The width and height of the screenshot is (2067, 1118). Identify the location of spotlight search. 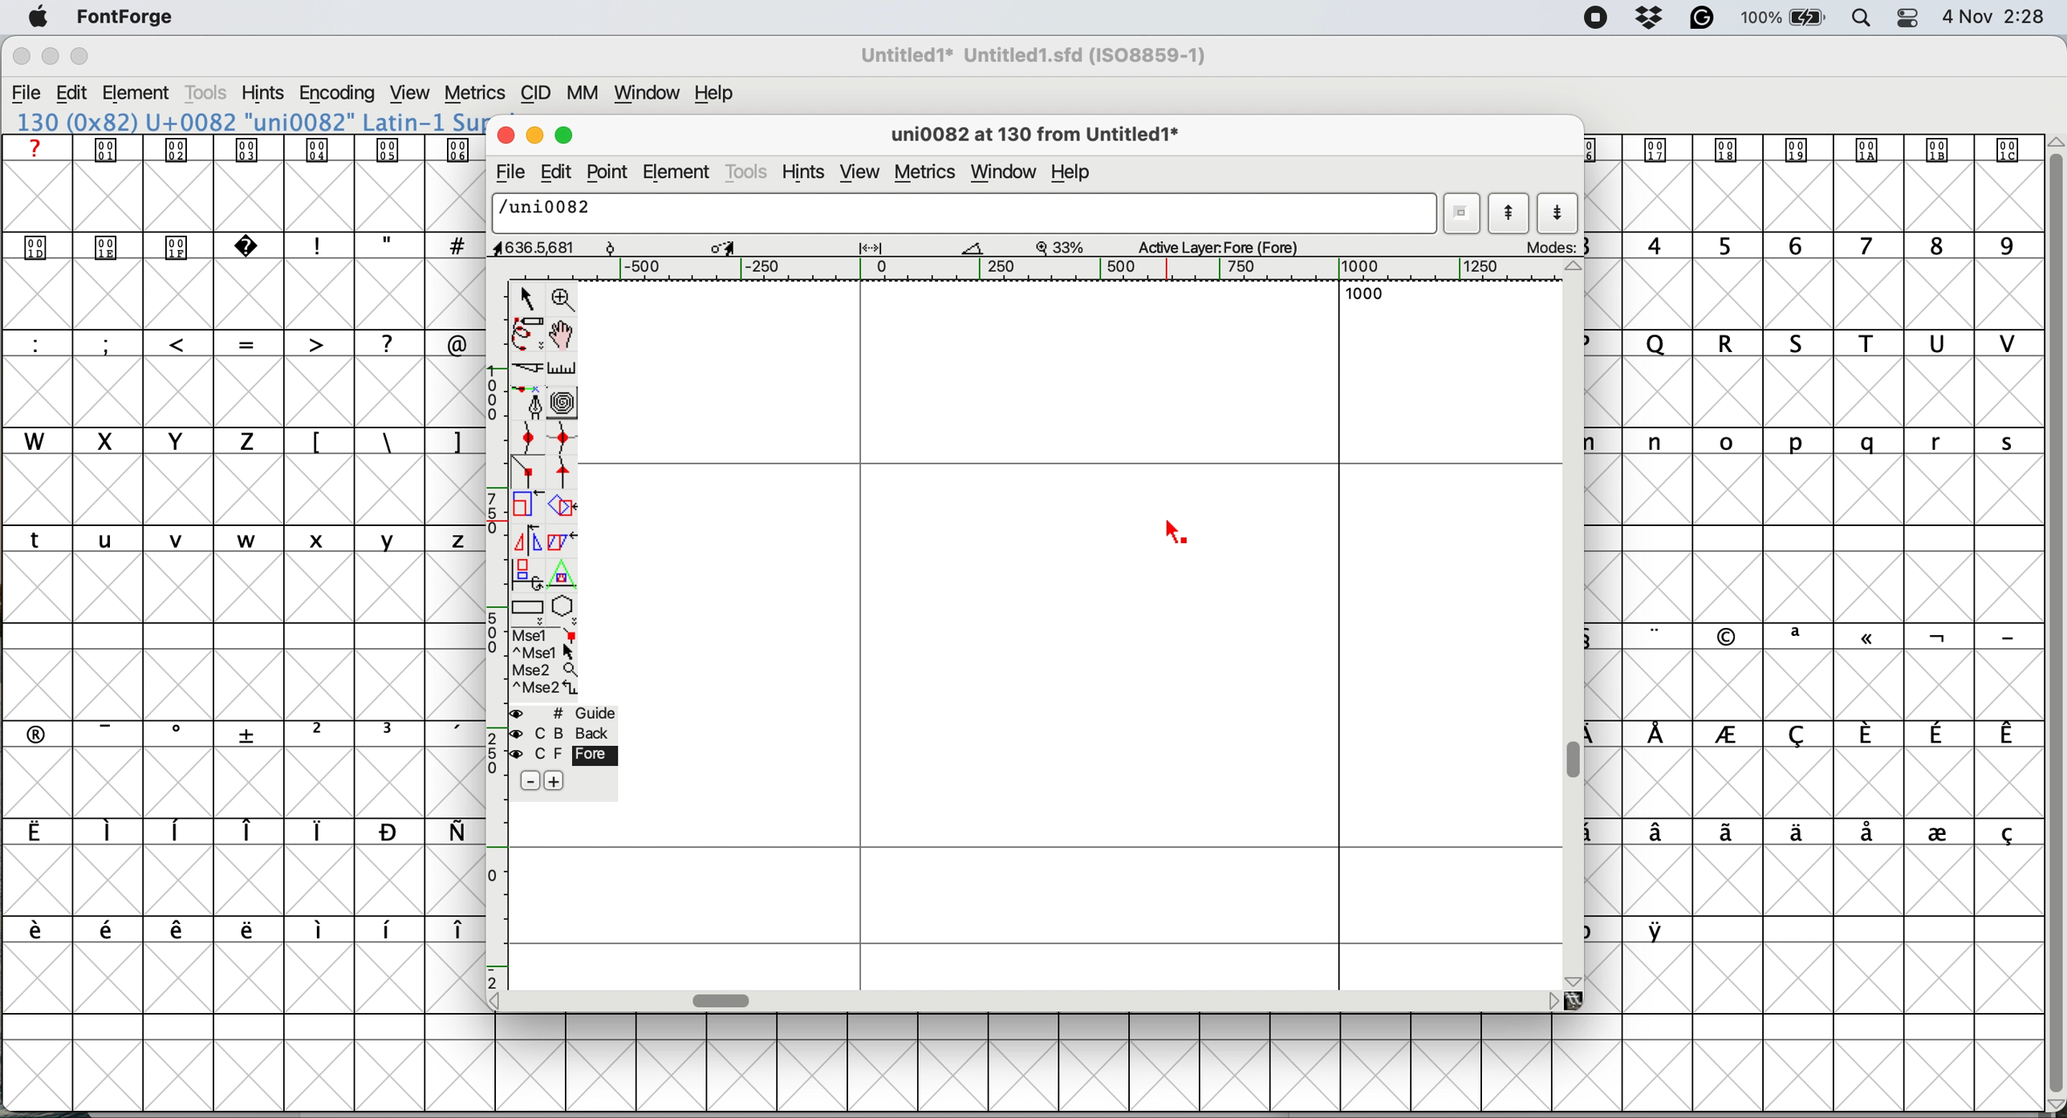
(1858, 20).